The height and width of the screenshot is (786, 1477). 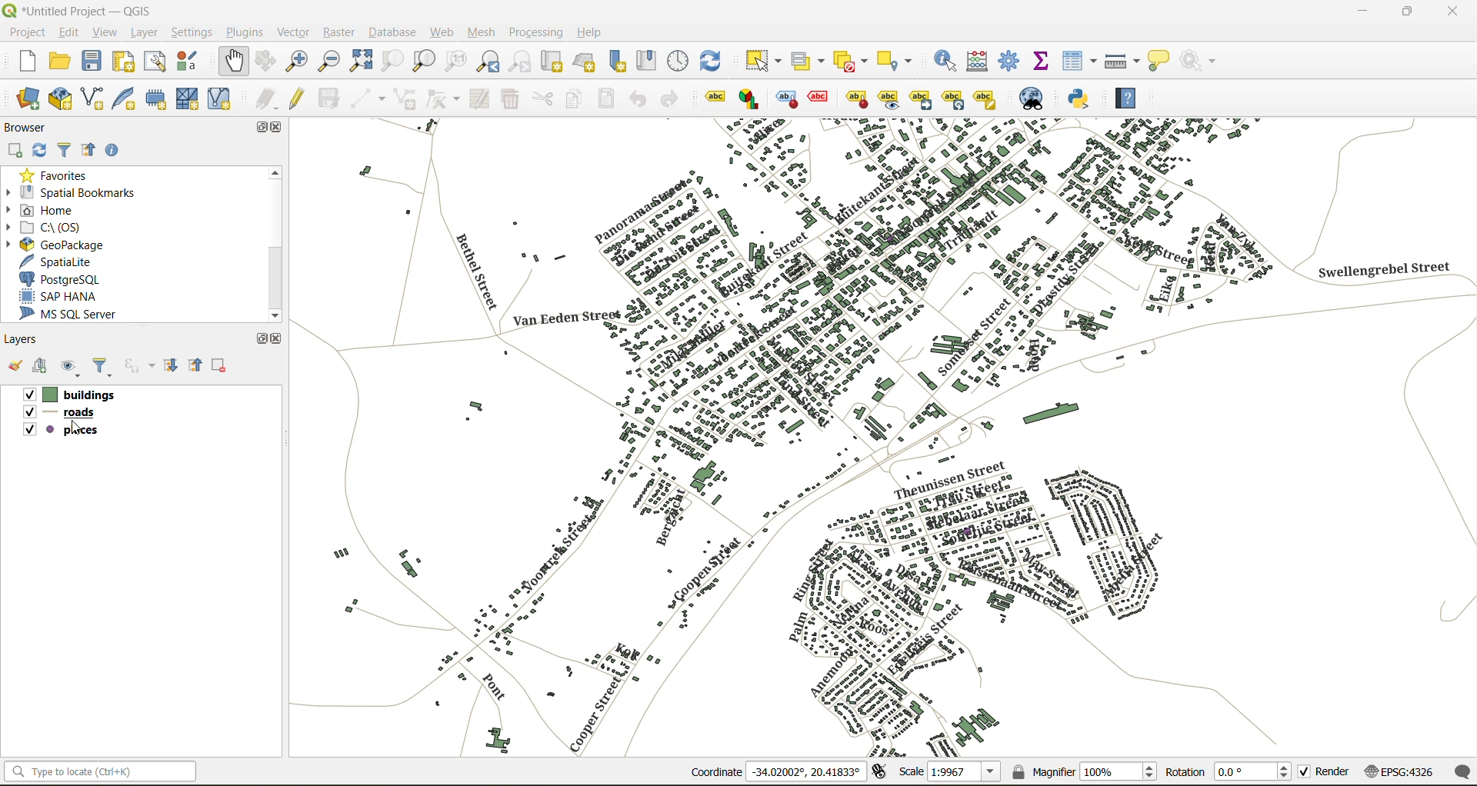 What do you see at coordinates (245, 35) in the screenshot?
I see `plugins` at bounding box center [245, 35].